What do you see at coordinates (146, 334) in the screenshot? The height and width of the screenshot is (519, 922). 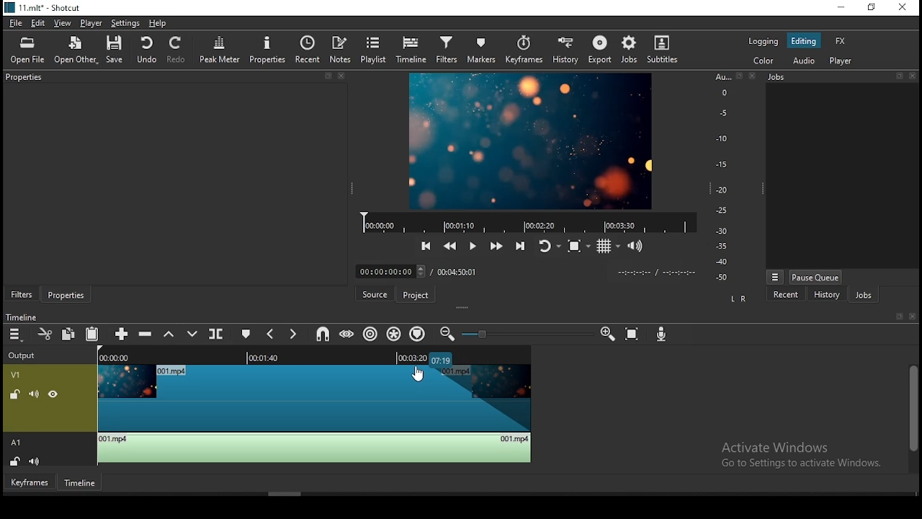 I see `ripple delete` at bounding box center [146, 334].